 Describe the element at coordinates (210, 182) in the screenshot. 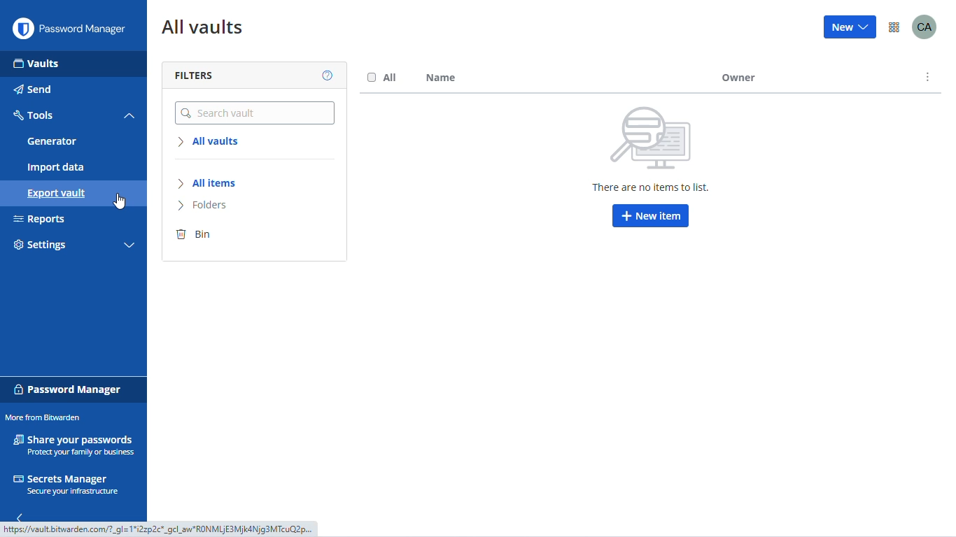

I see `all items` at that location.